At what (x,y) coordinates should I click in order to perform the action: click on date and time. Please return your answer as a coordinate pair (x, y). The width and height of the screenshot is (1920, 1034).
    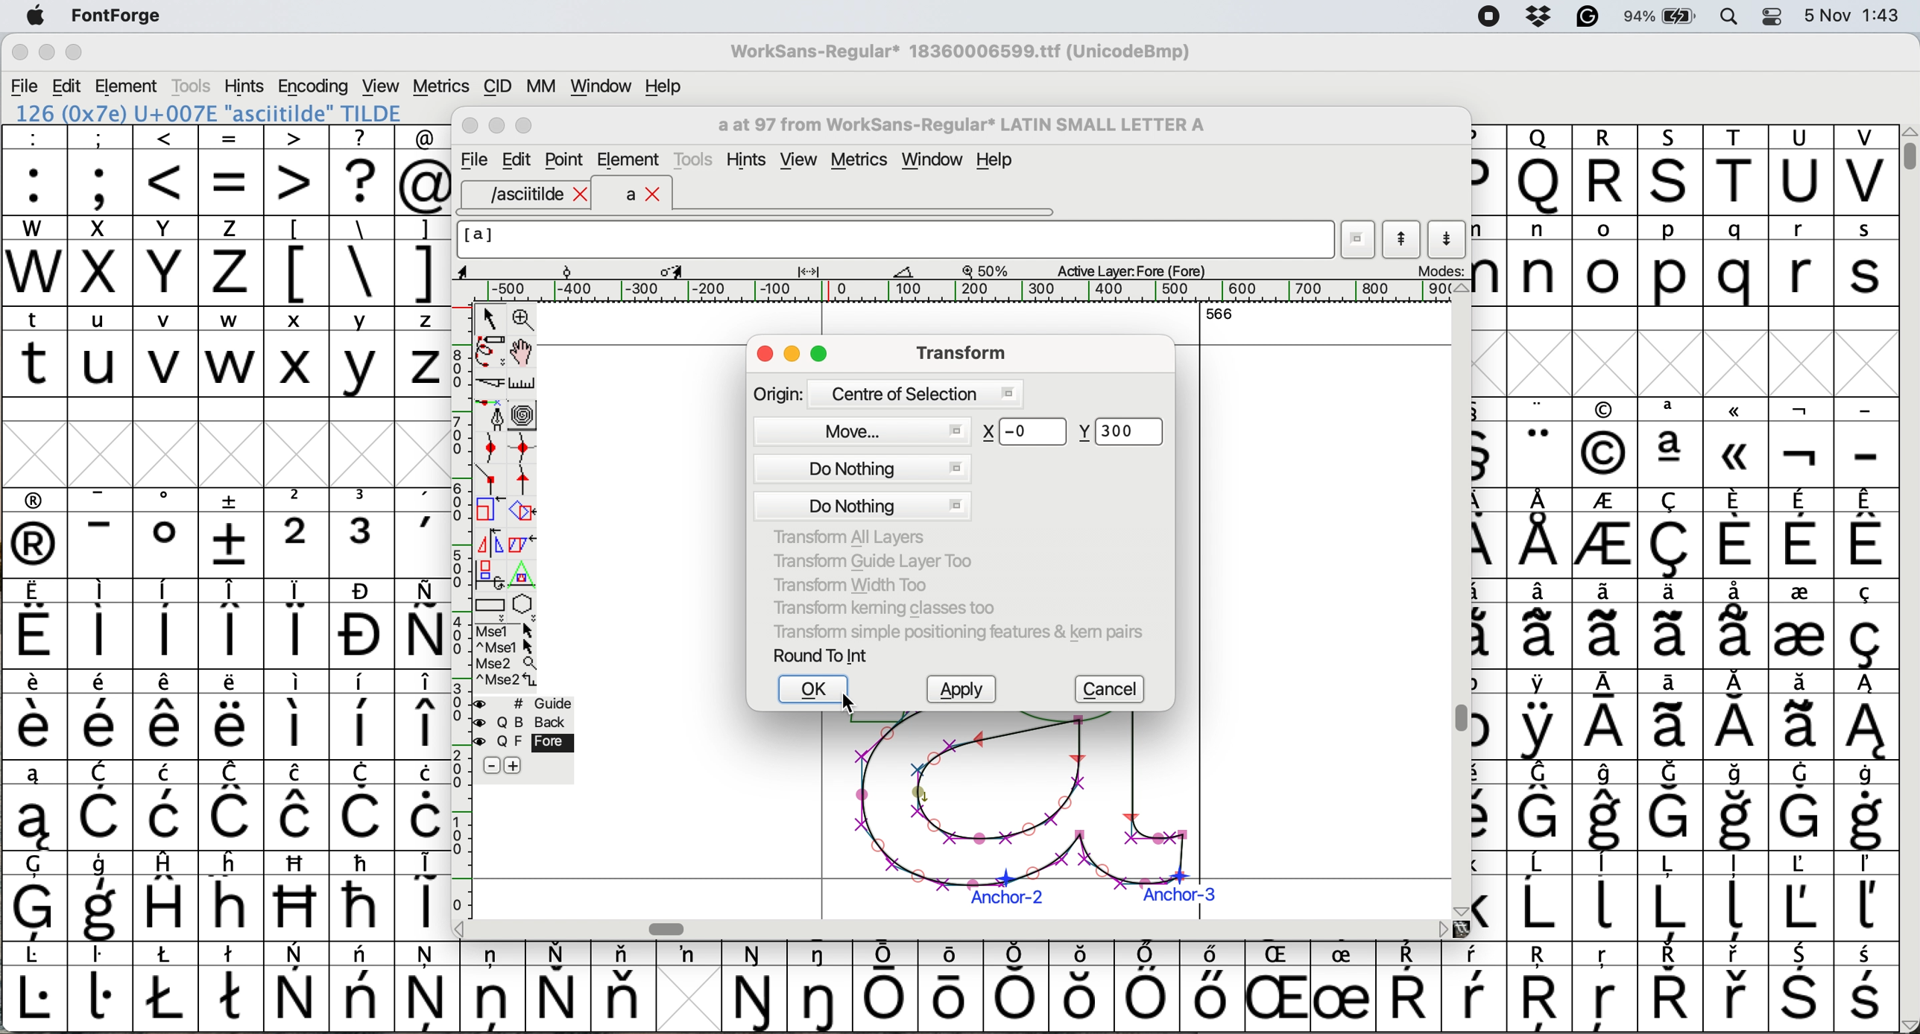
    Looking at the image, I should click on (1853, 13).